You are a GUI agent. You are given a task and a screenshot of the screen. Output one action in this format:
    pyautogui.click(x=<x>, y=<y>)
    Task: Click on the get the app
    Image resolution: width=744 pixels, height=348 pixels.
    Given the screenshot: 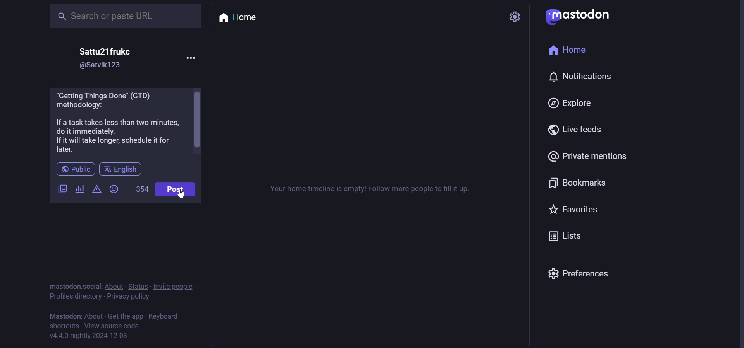 What is the action you would take?
    pyautogui.click(x=125, y=316)
    